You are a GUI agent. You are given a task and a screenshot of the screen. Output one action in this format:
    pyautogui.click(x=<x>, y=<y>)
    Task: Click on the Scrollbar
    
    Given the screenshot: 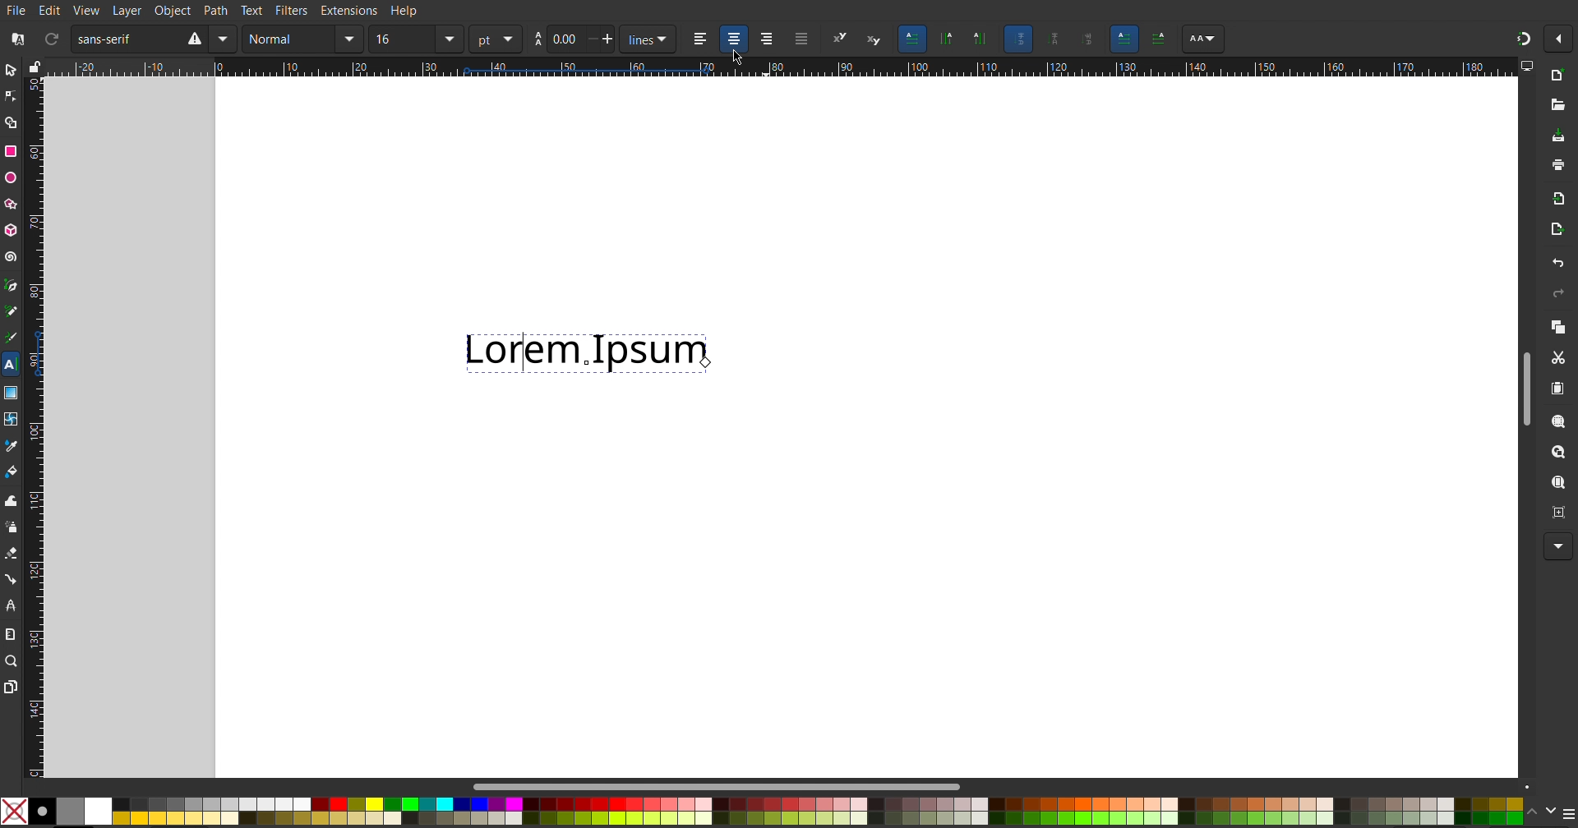 What is the action you would take?
    pyautogui.click(x=722, y=785)
    